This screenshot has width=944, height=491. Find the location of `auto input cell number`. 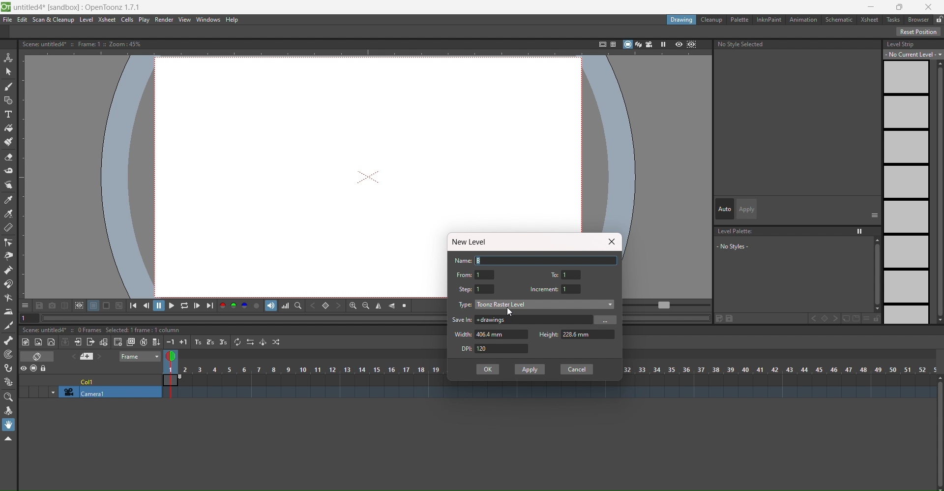

auto input cell number is located at coordinates (144, 341).